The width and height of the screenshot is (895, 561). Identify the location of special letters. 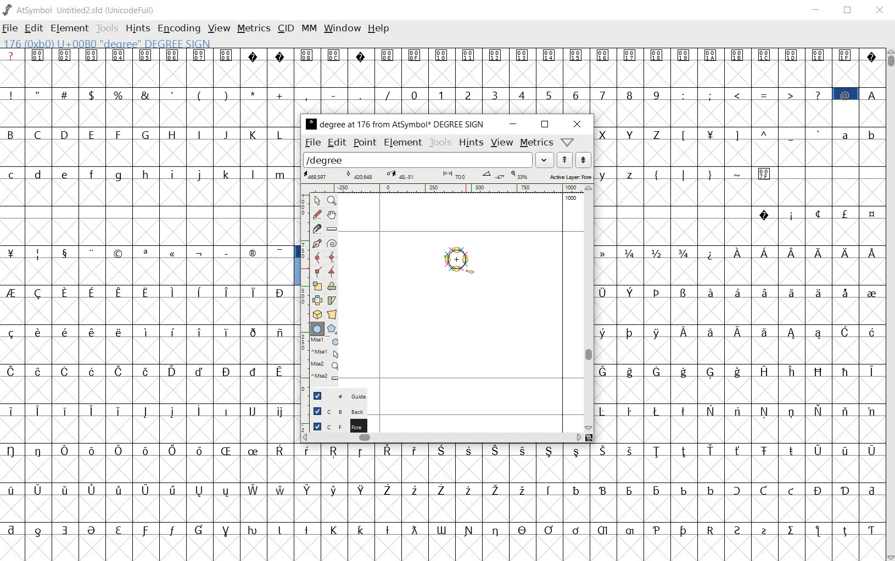
(737, 371).